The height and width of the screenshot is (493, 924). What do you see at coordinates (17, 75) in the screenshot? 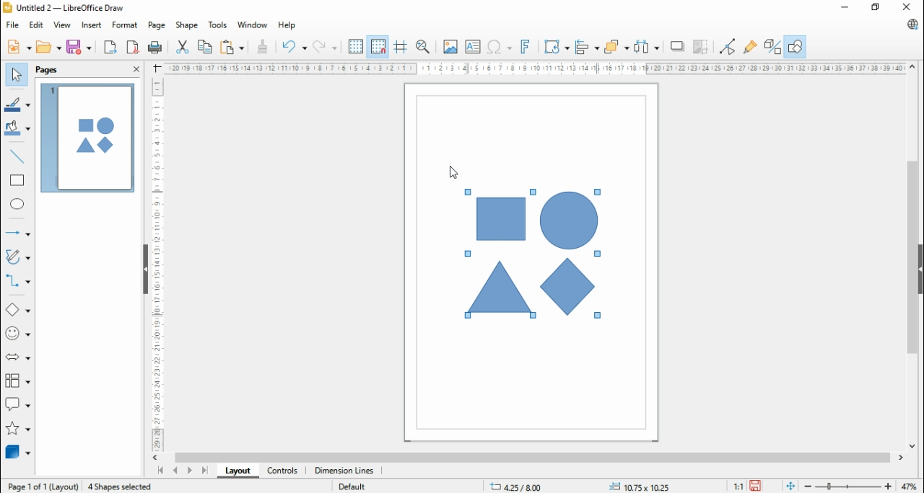
I see `select` at bounding box center [17, 75].